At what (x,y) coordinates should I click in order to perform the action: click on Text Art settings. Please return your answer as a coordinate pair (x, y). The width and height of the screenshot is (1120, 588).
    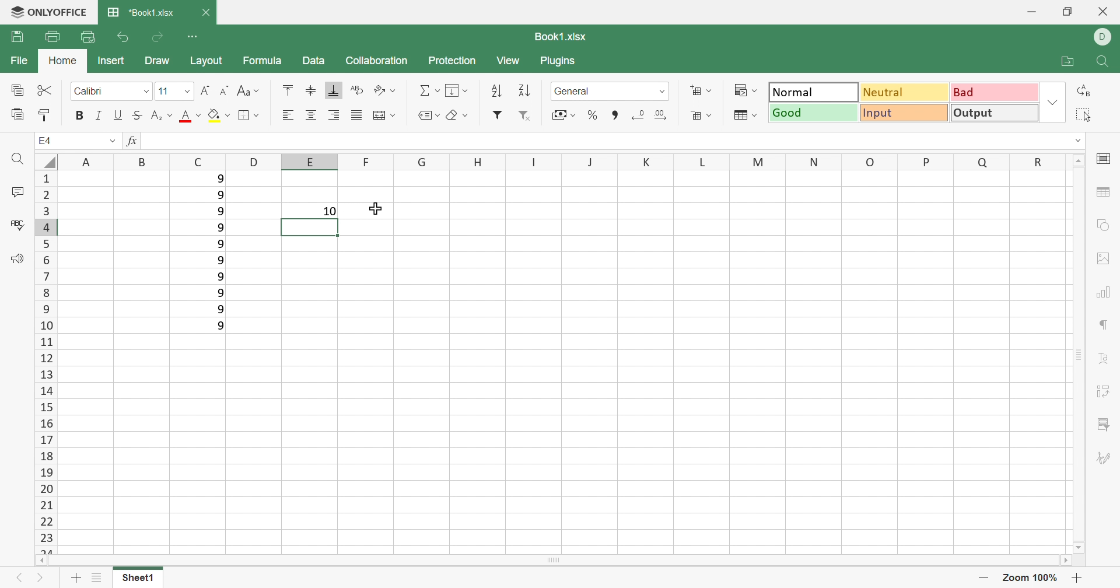
    Looking at the image, I should click on (1104, 358).